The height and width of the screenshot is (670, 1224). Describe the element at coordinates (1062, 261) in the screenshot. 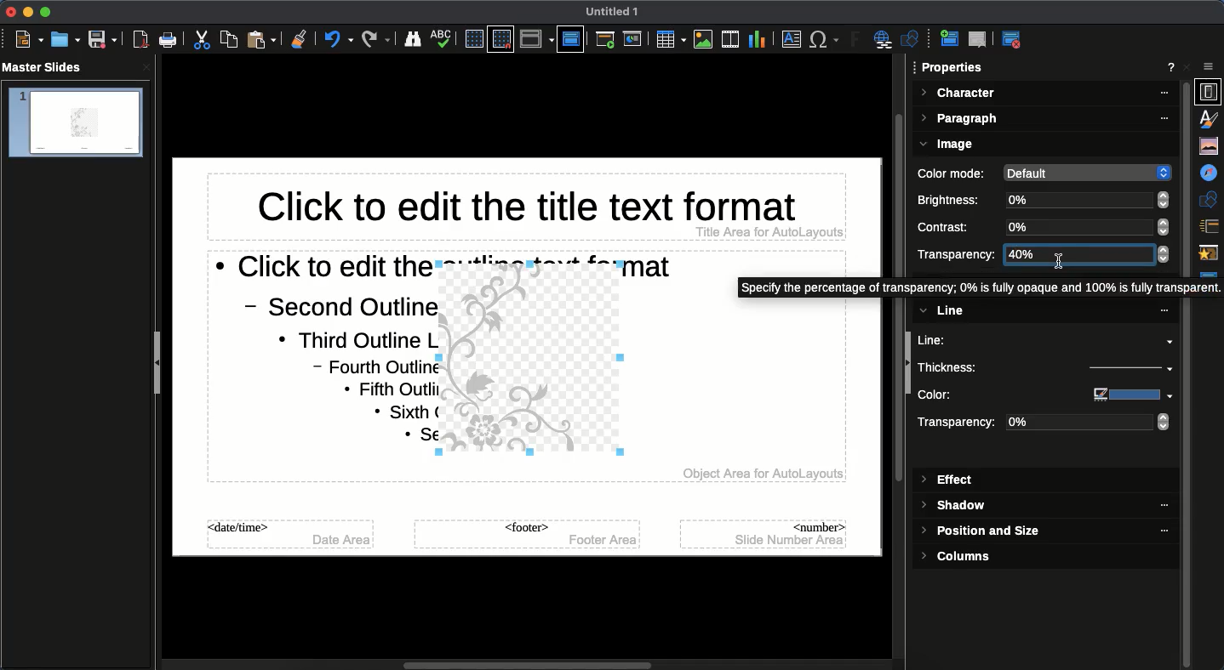

I see `text cursor` at that location.